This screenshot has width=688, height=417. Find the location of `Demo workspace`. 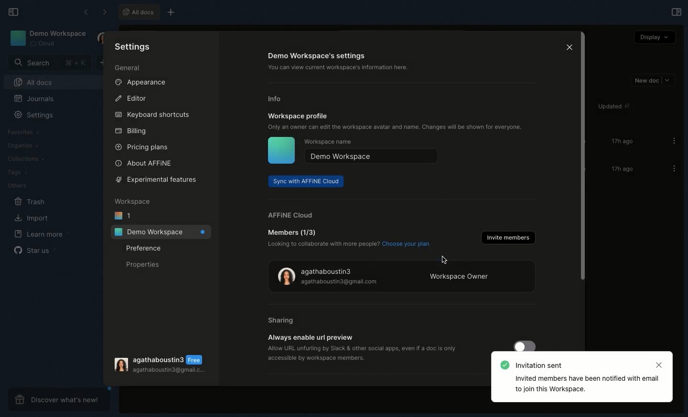

Demo workspace is located at coordinates (48, 38).